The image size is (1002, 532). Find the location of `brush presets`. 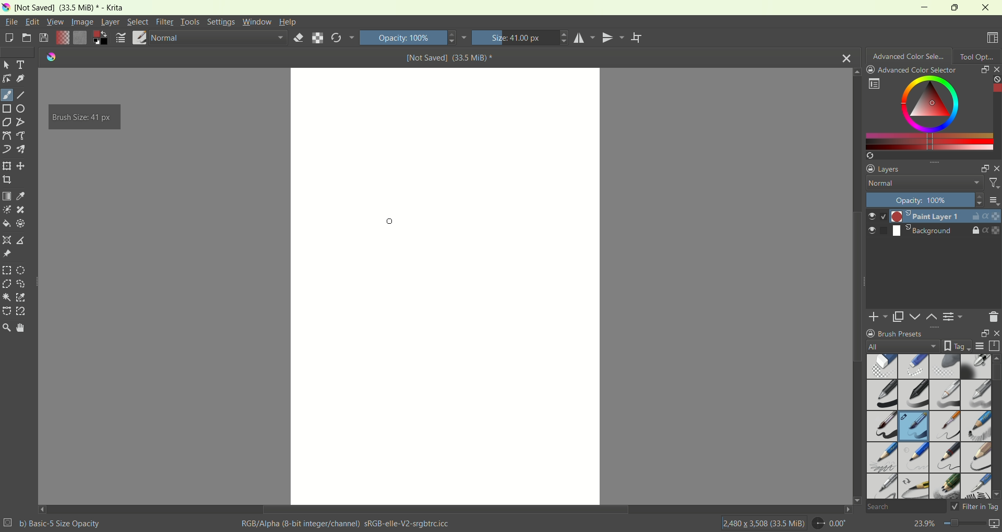

brush presets is located at coordinates (894, 333).